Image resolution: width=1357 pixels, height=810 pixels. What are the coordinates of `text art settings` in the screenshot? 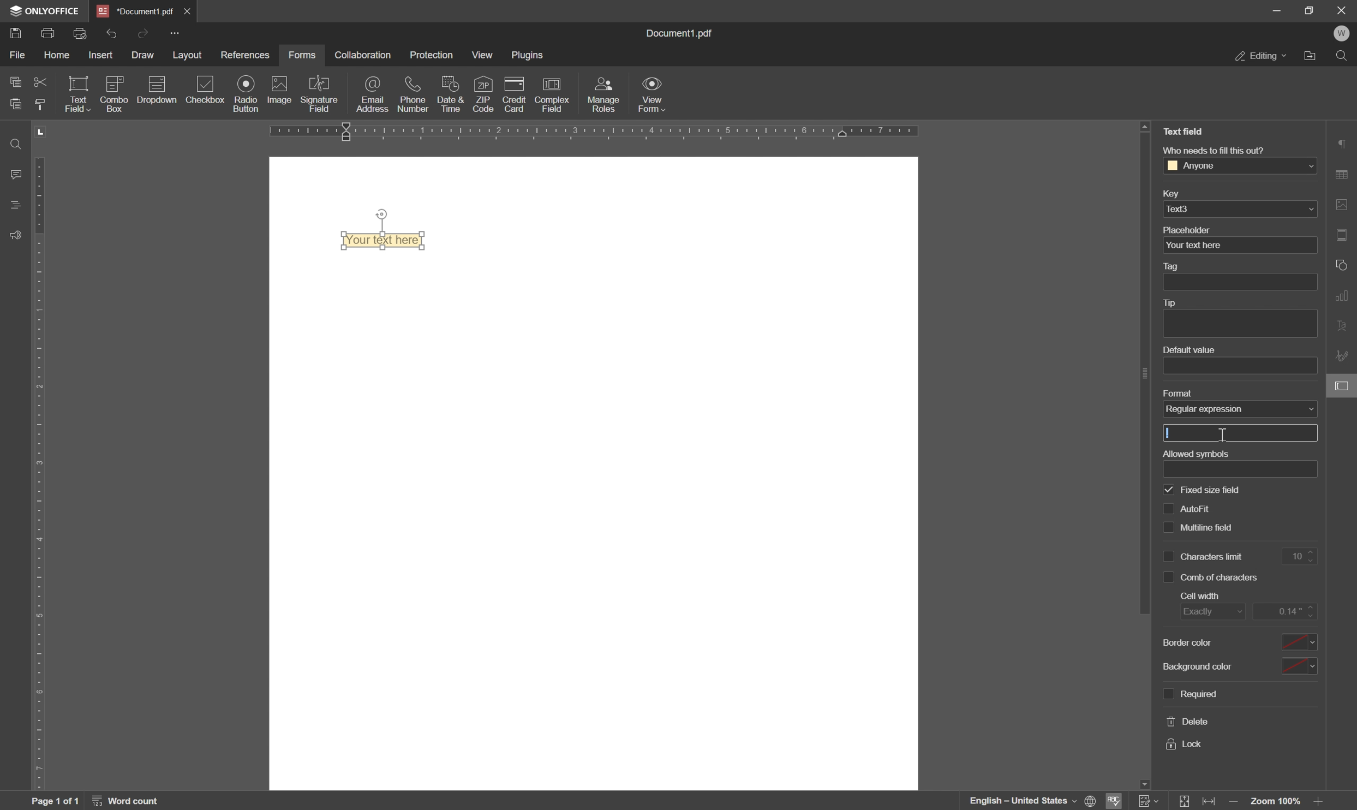 It's located at (1344, 327).